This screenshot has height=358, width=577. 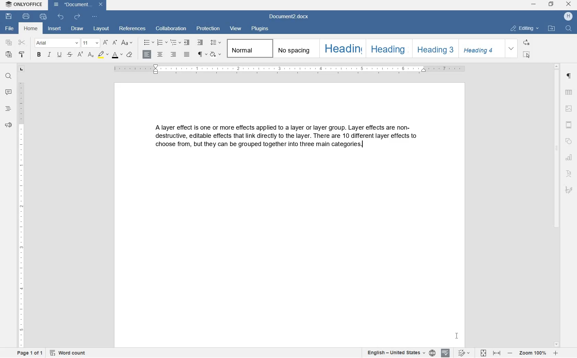 I want to click on COLLABORATION, so click(x=171, y=28).